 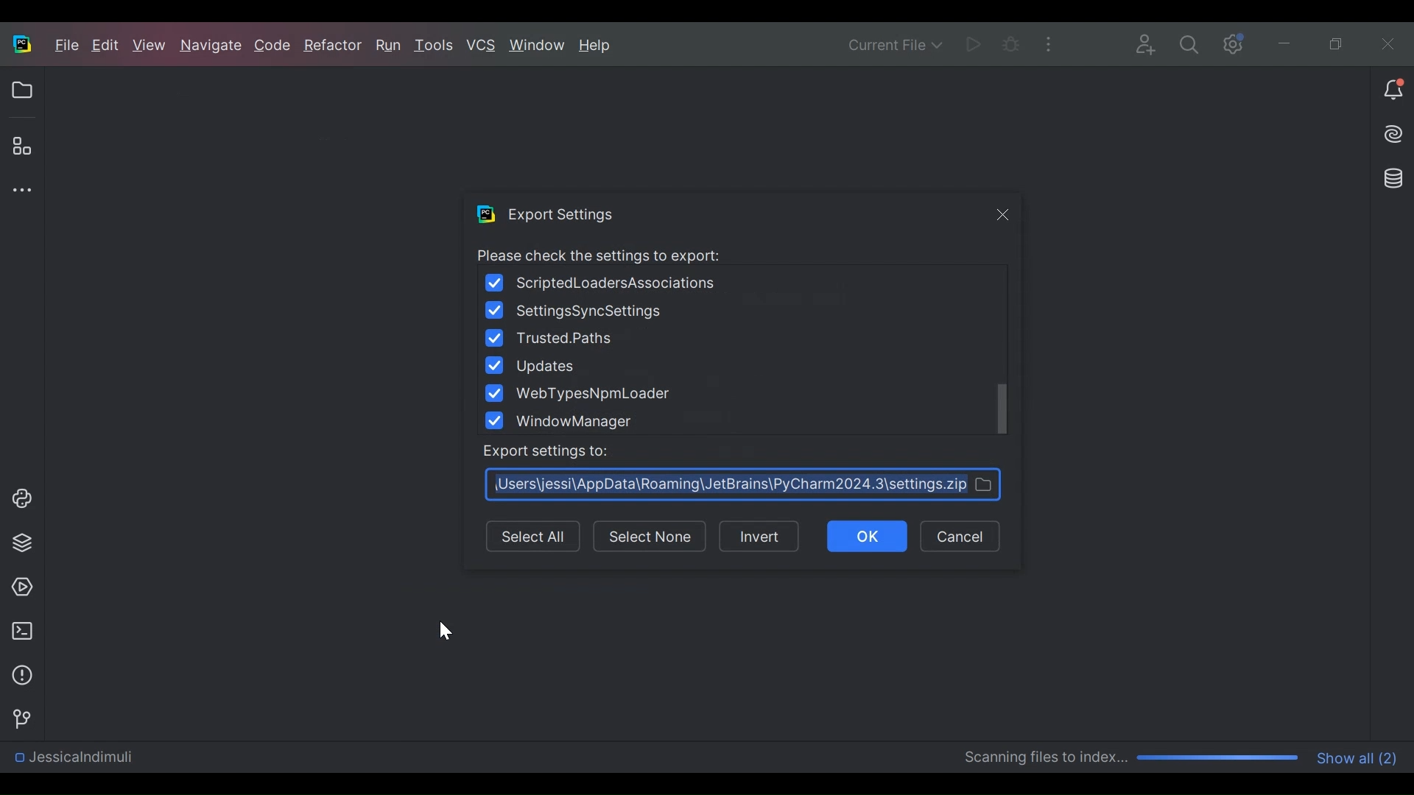 What do you see at coordinates (332, 49) in the screenshot?
I see `Refractor` at bounding box center [332, 49].